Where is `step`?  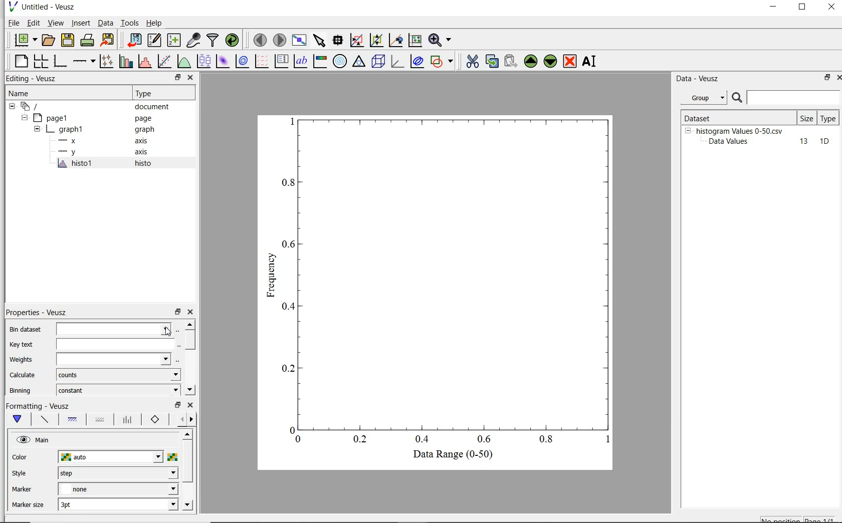 step is located at coordinates (117, 473).